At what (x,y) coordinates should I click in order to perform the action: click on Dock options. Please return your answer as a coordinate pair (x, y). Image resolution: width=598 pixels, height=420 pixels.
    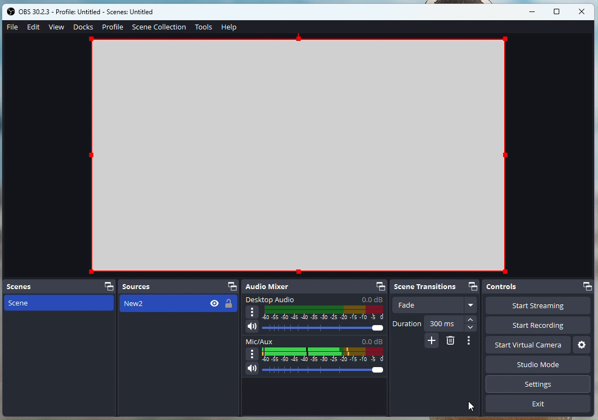
    Looking at the image, I should click on (584, 287).